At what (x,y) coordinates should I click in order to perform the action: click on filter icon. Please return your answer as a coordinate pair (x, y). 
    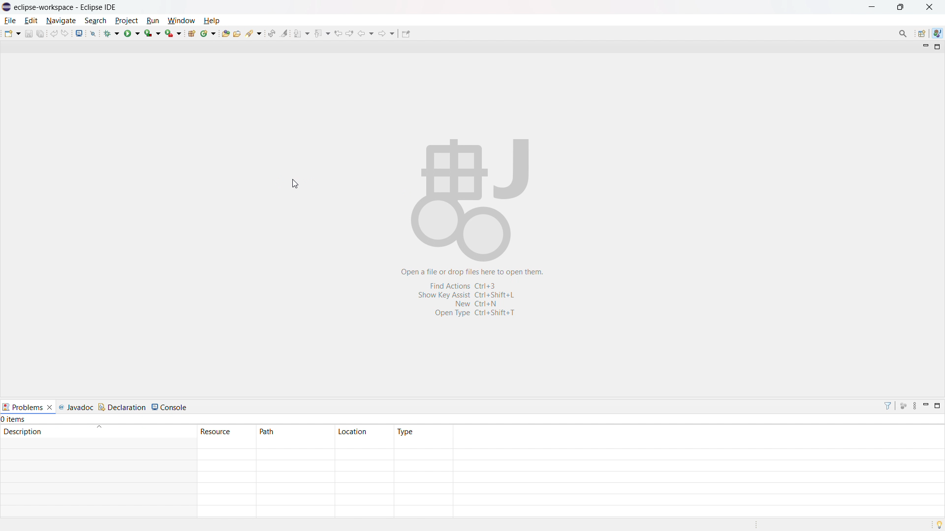
    Looking at the image, I should click on (887, 406).